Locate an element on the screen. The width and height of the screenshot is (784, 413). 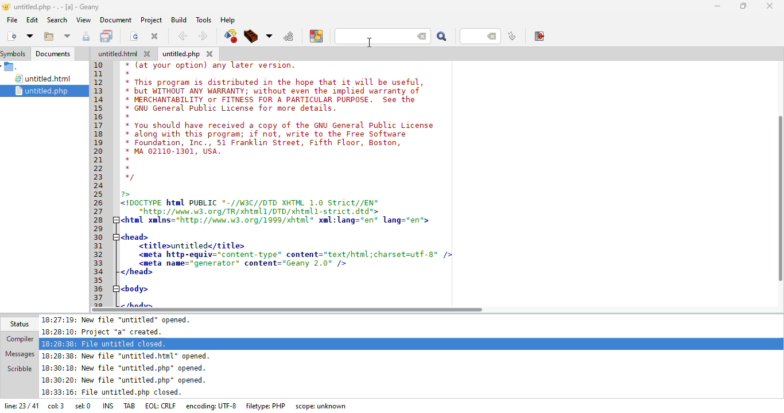
project is located at coordinates (150, 20).